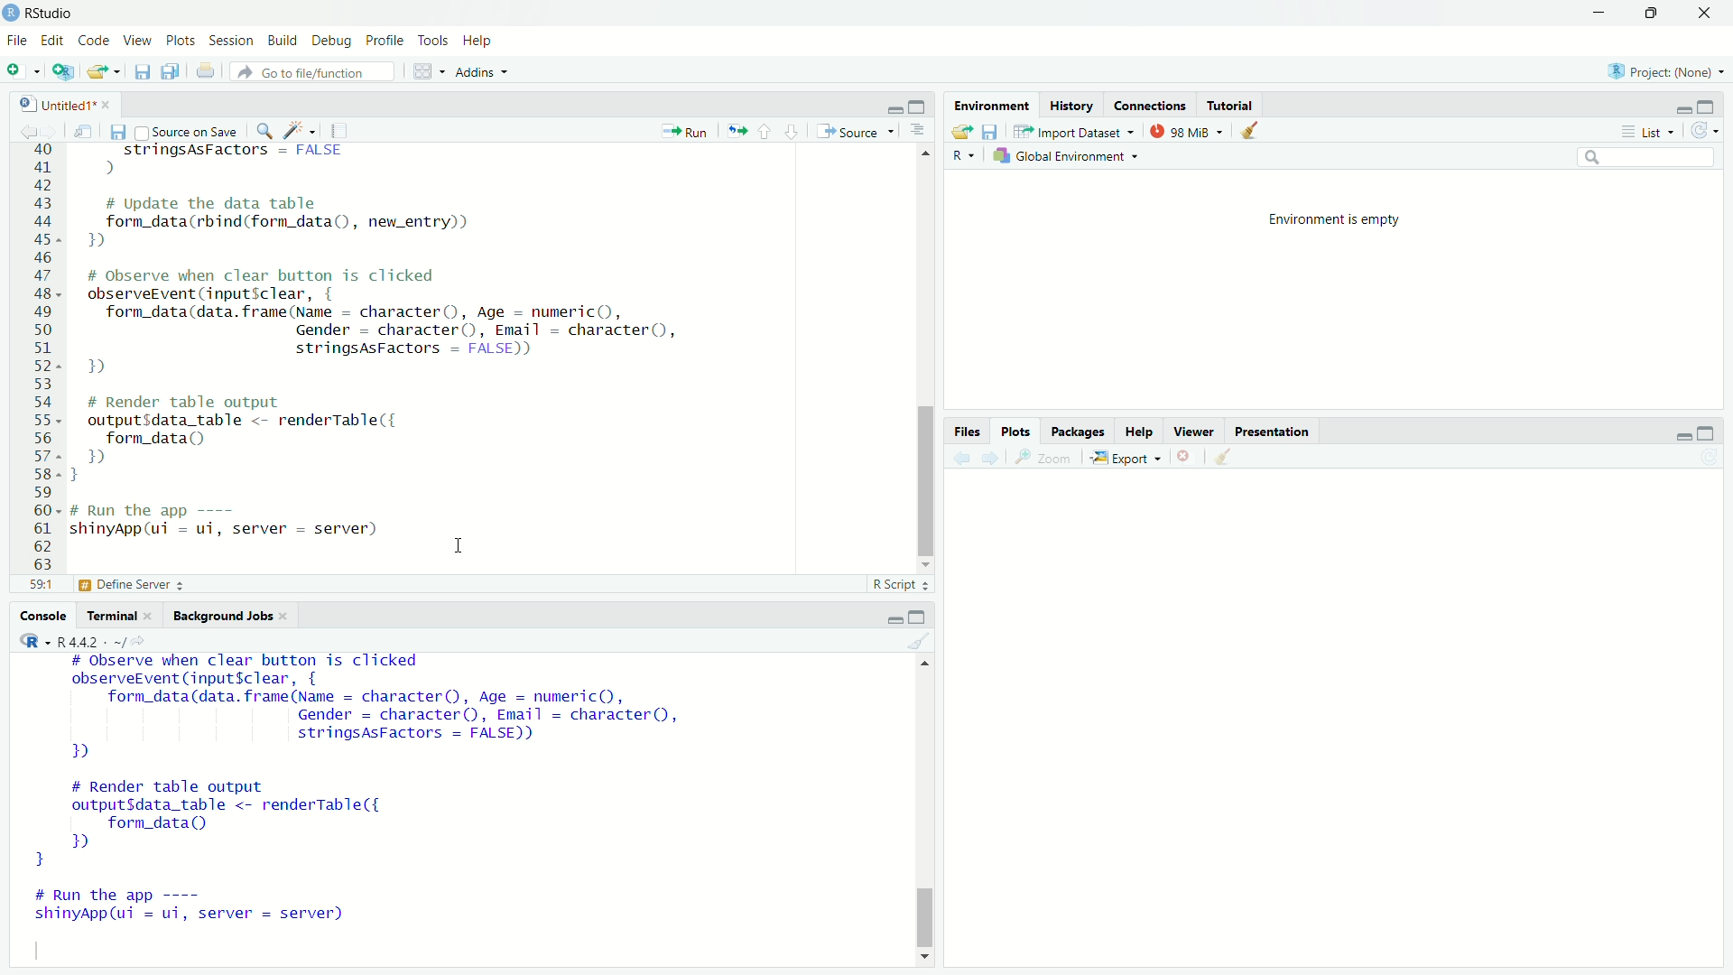  What do you see at coordinates (959, 457) in the screenshot?
I see `previous plot` at bounding box center [959, 457].